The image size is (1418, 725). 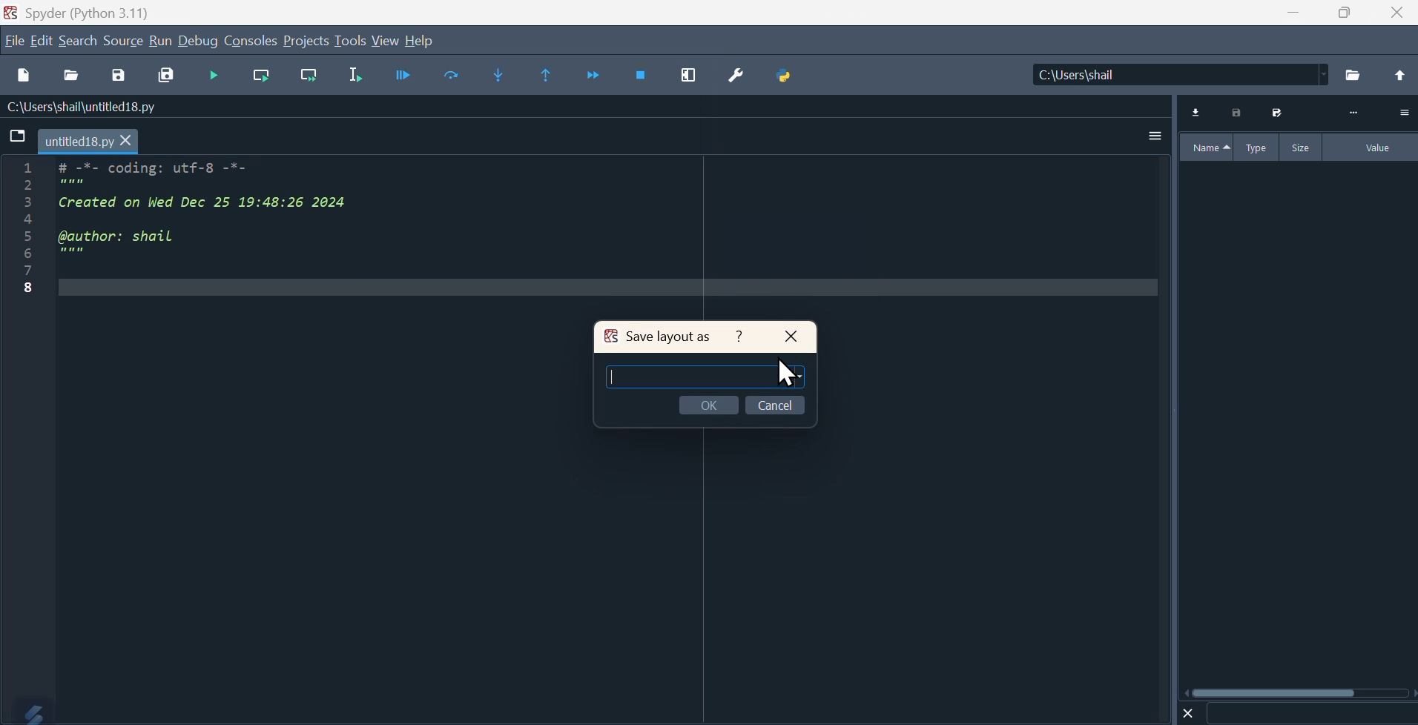 I want to click on Tools, so click(x=350, y=39).